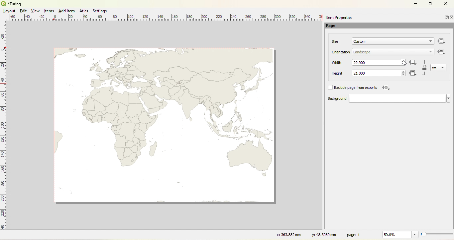 The height and width of the screenshot is (240, 454). Describe the element at coordinates (425, 68) in the screenshot. I see `Lock/Unlock` at that location.